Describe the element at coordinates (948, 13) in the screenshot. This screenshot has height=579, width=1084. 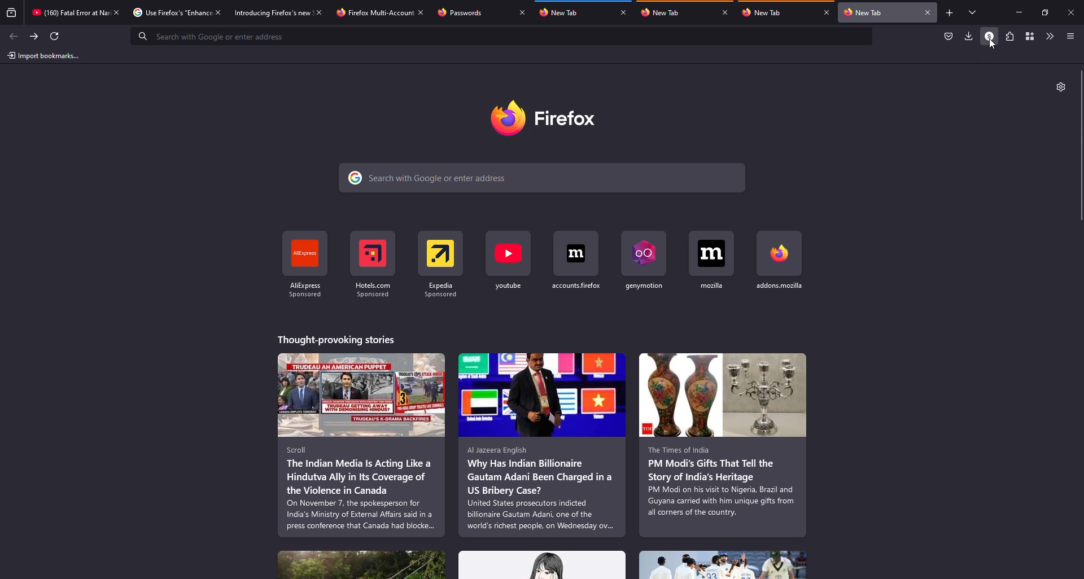
I see `add` at that location.